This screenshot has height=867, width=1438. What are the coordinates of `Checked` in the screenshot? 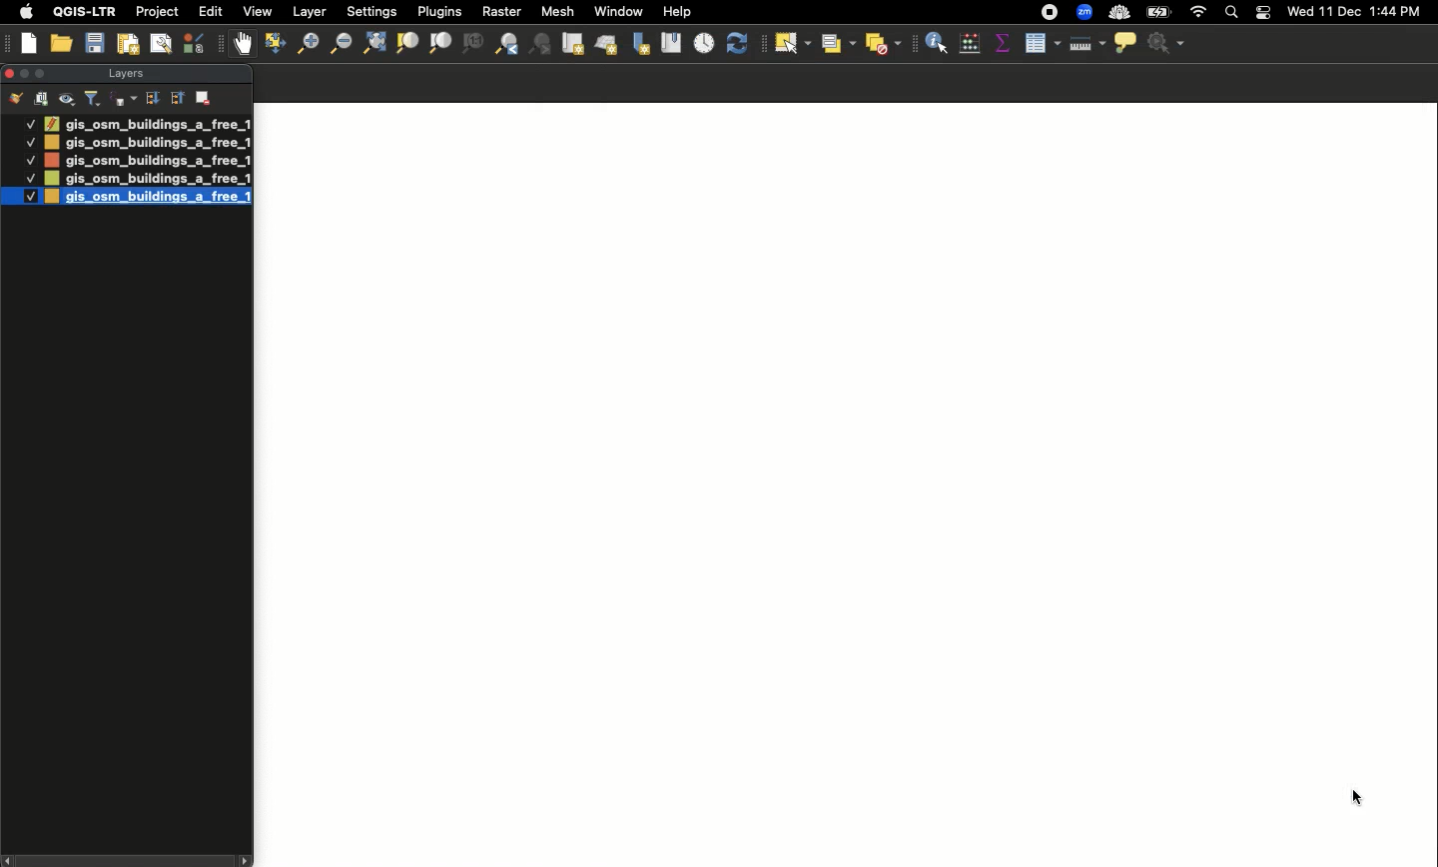 It's located at (28, 178).